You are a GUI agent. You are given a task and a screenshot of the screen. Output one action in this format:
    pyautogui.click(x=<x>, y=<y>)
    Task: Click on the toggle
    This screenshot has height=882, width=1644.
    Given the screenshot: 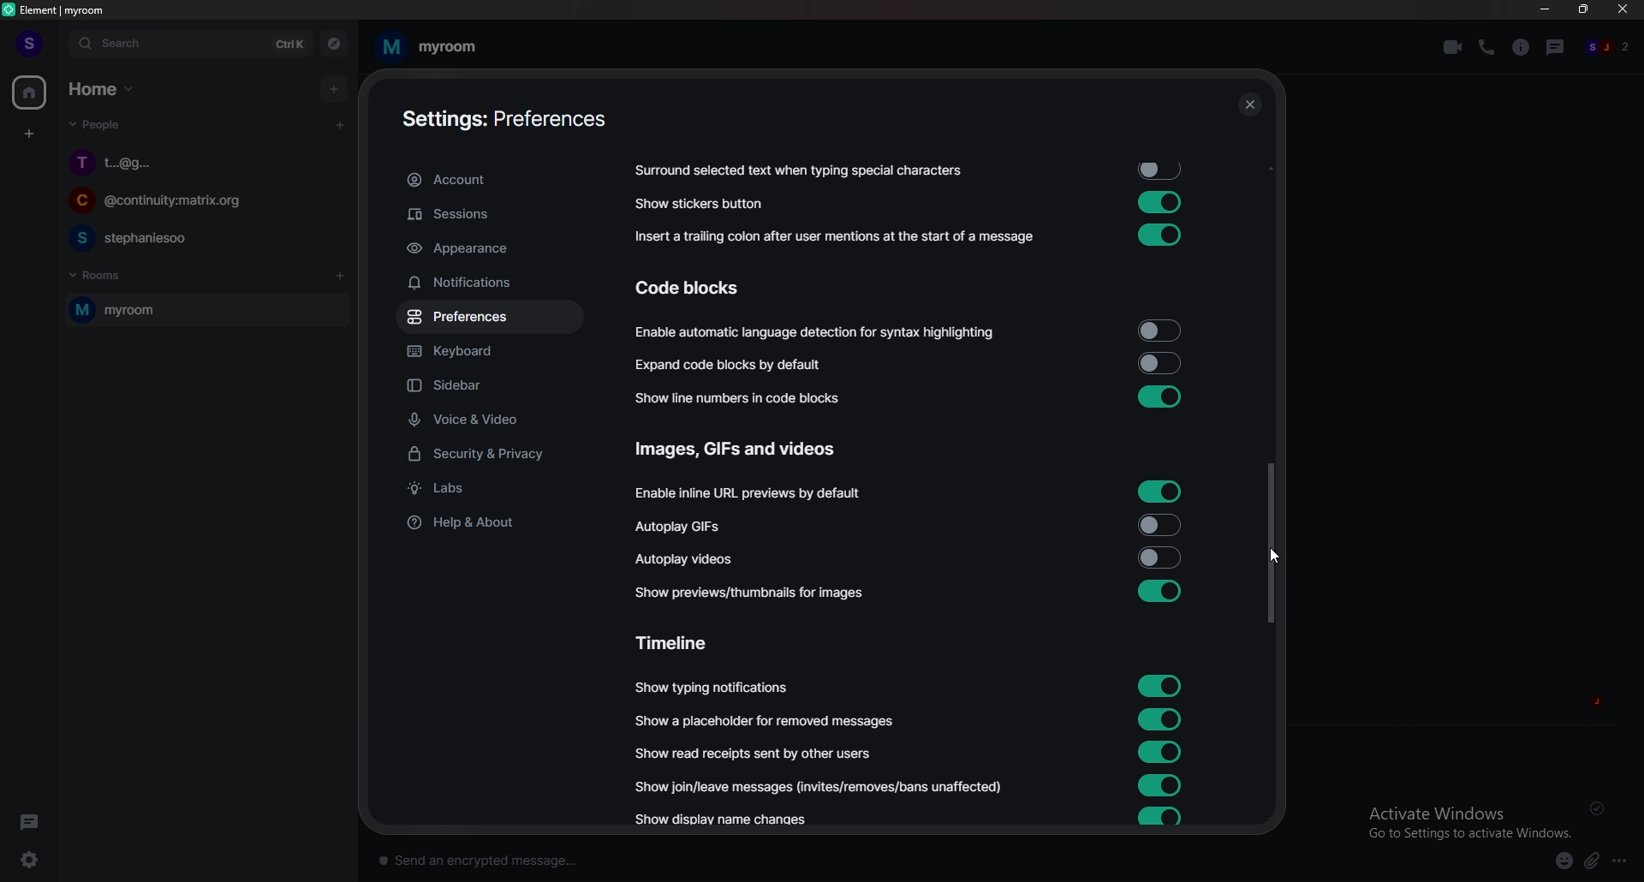 What is the action you would take?
    pyautogui.click(x=1160, y=491)
    